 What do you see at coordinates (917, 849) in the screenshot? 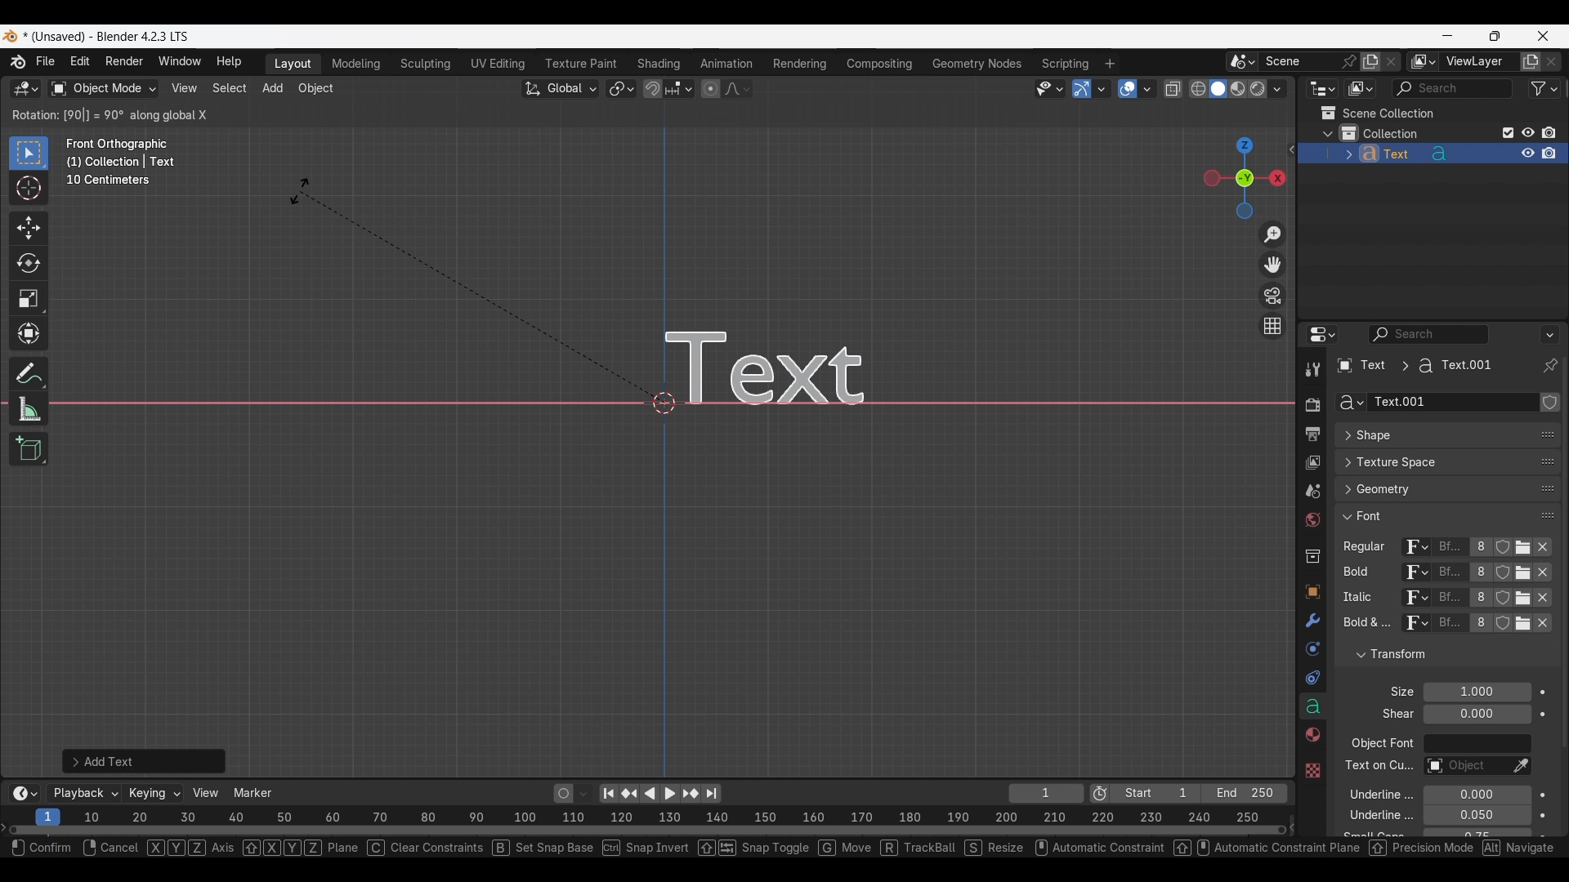
I see `track bail` at bounding box center [917, 849].